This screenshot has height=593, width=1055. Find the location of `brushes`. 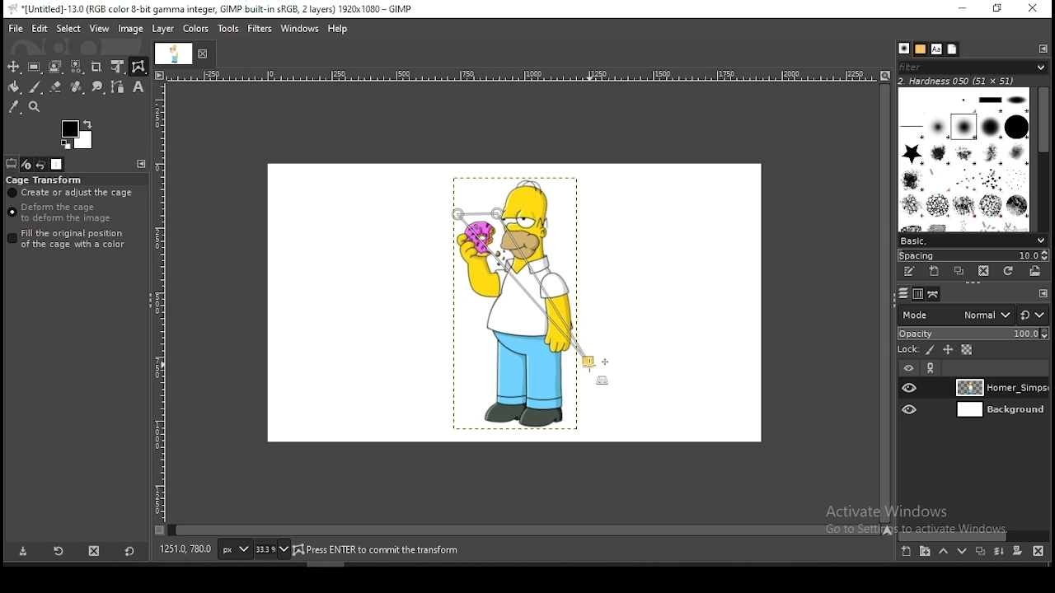

brushes is located at coordinates (904, 49).